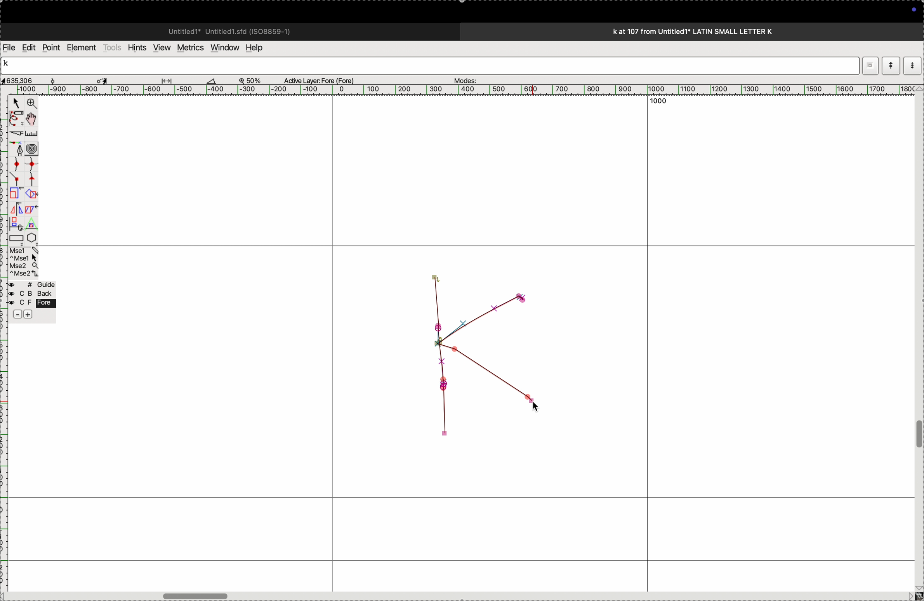 This screenshot has width=924, height=601. Describe the element at coordinates (135, 47) in the screenshot. I see `hints` at that location.